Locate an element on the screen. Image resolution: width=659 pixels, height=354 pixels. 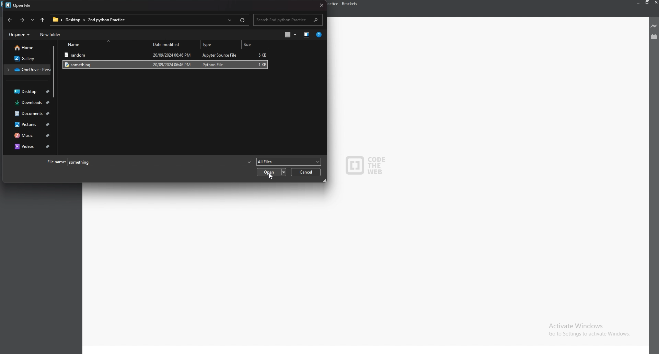
home is located at coordinates (26, 48).